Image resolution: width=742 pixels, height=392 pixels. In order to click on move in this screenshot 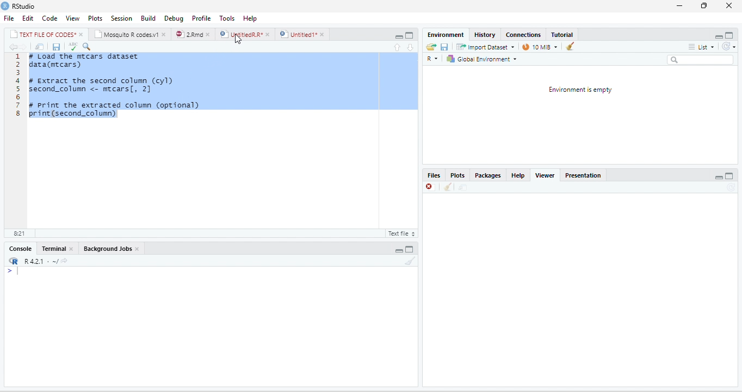, I will do `click(40, 47)`.